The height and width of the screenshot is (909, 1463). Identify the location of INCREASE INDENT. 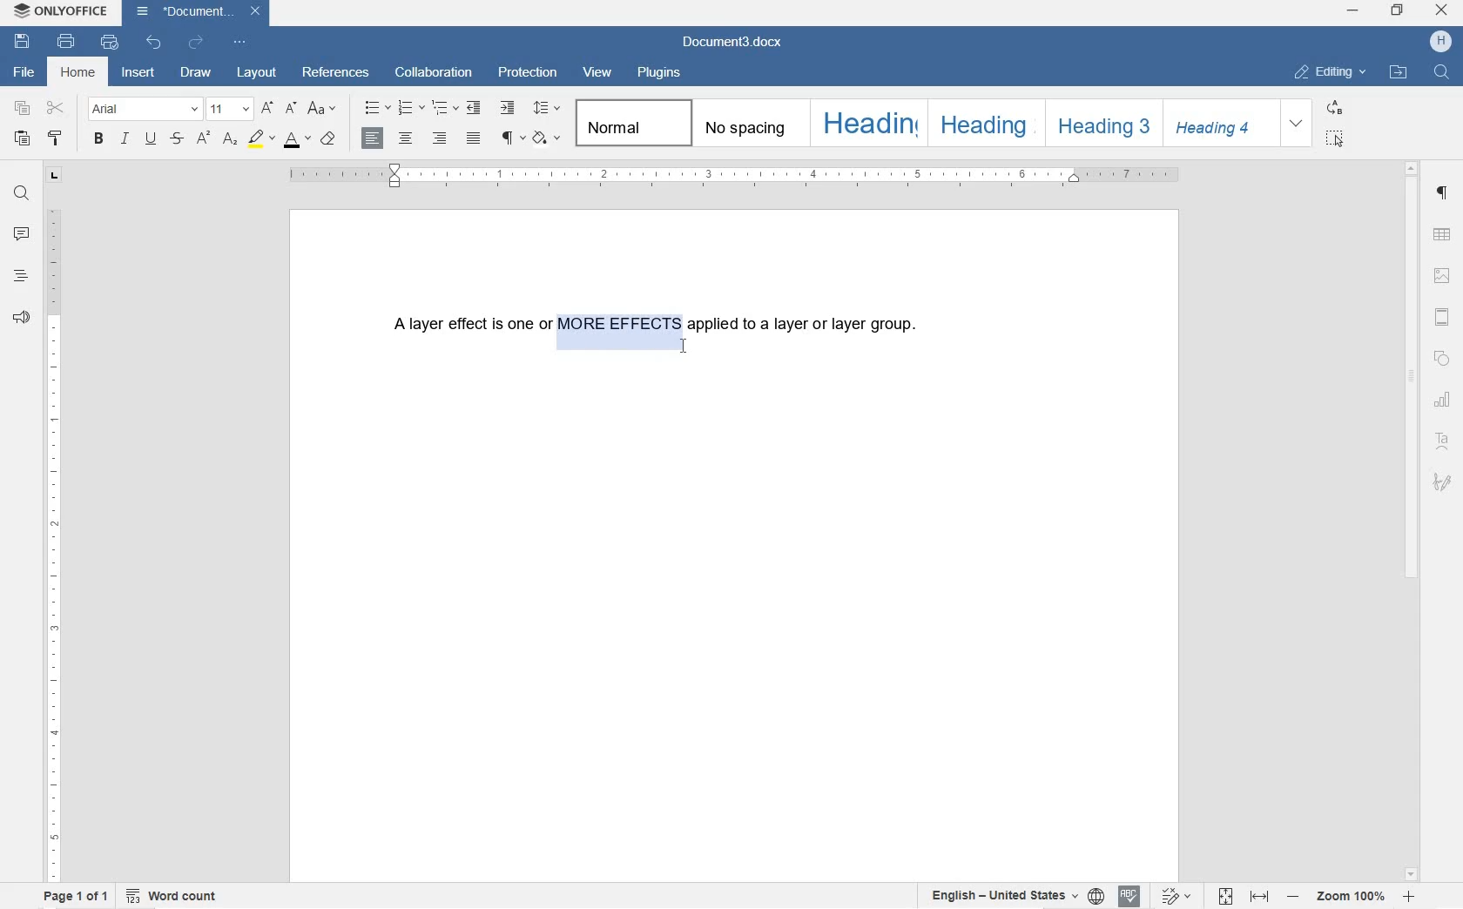
(509, 109).